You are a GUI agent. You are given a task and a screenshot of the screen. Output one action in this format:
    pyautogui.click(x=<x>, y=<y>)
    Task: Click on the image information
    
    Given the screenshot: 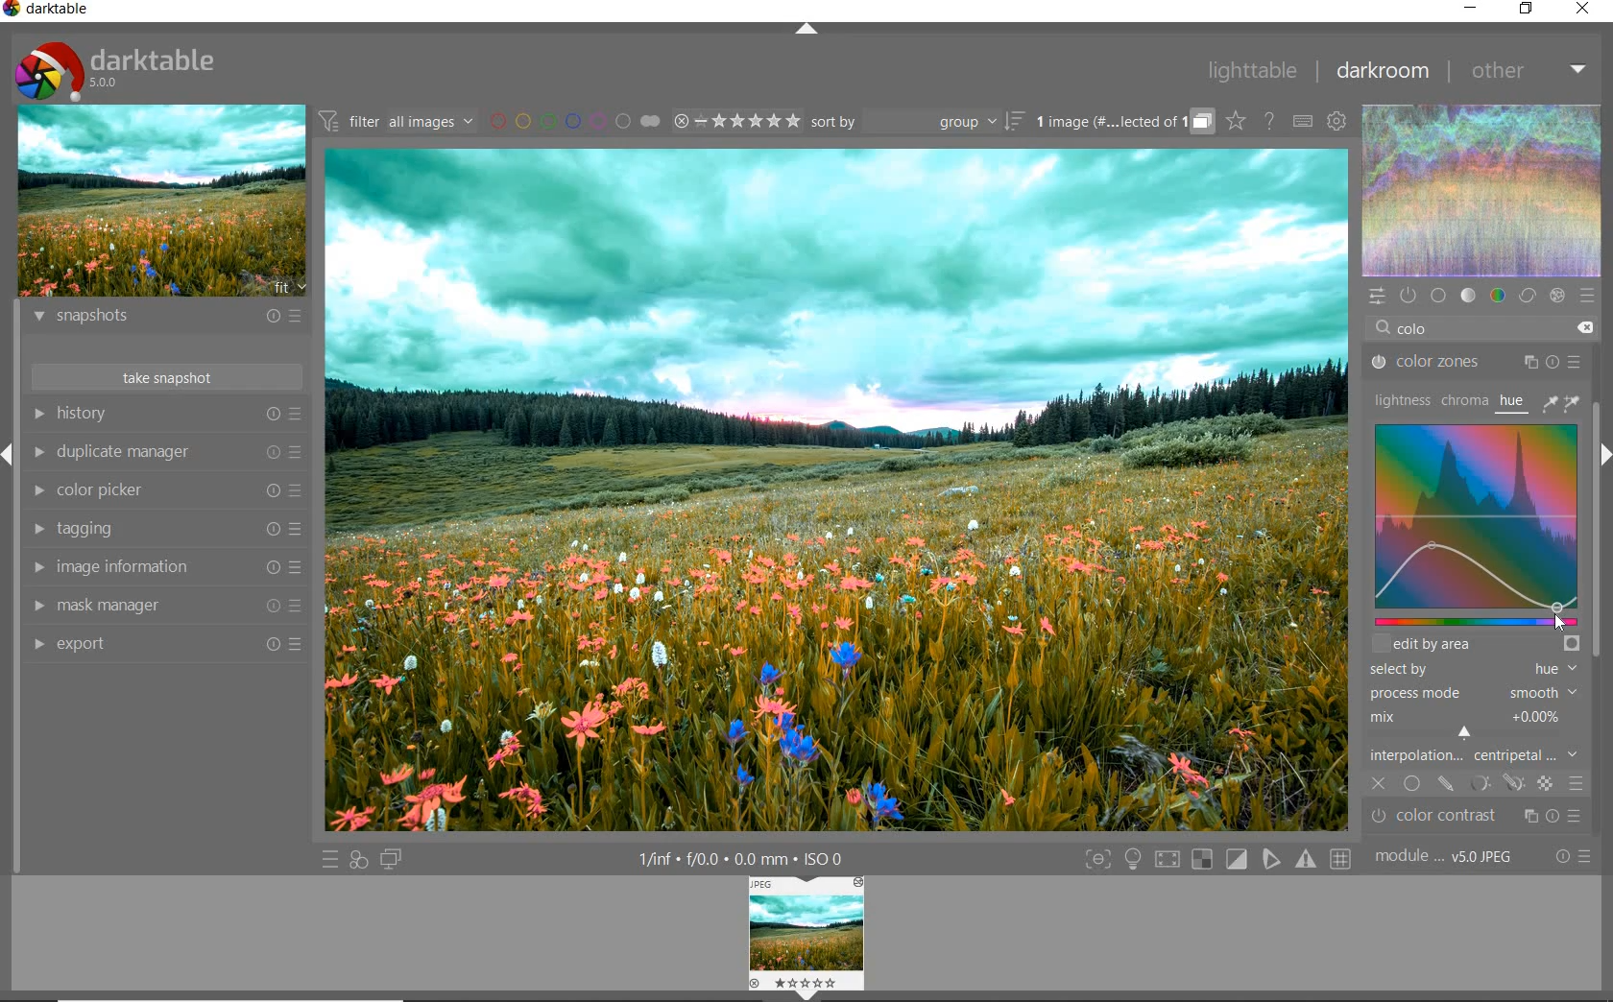 What is the action you would take?
    pyautogui.click(x=163, y=568)
    